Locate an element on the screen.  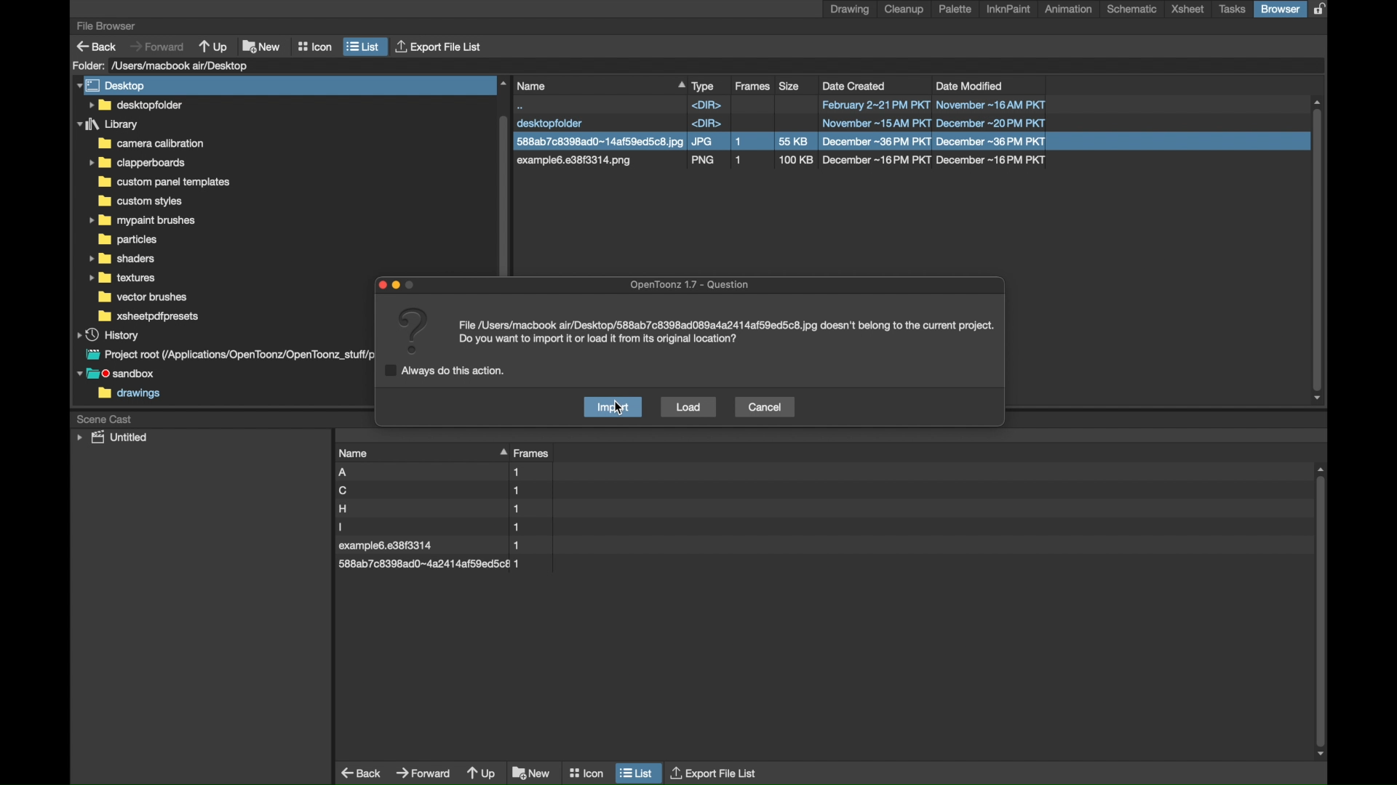
folder is located at coordinates (108, 124).